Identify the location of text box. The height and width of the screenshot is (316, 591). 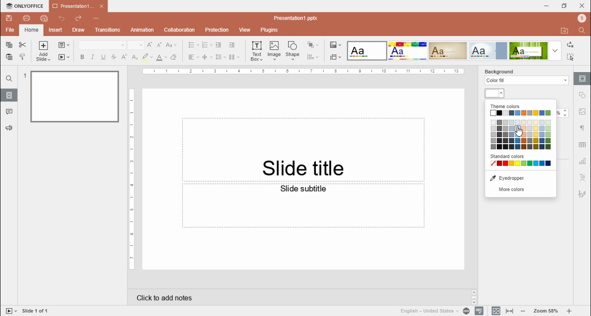
(257, 52).